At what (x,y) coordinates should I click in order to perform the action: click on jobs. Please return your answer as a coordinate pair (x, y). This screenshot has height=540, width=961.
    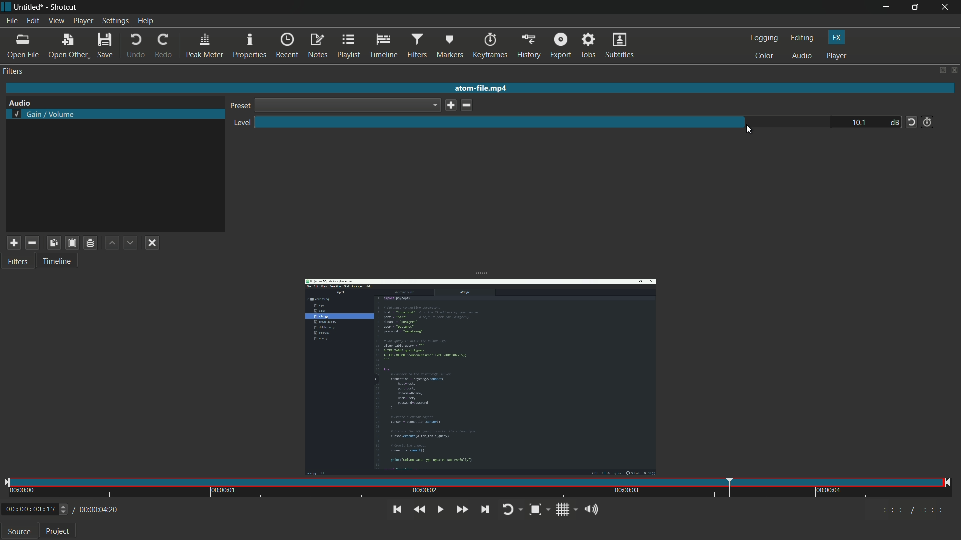
    Looking at the image, I should click on (589, 46).